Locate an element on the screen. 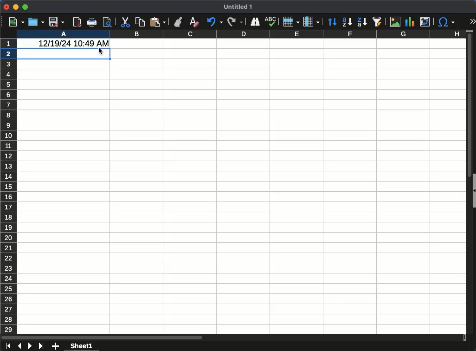 The image size is (476, 351). spell check is located at coordinates (271, 22).